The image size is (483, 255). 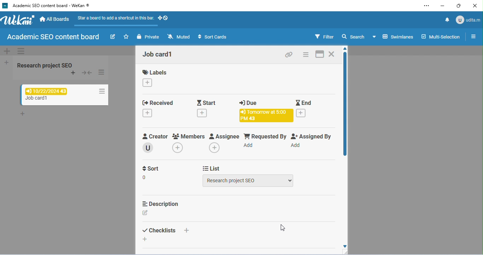 I want to click on end, so click(x=303, y=102).